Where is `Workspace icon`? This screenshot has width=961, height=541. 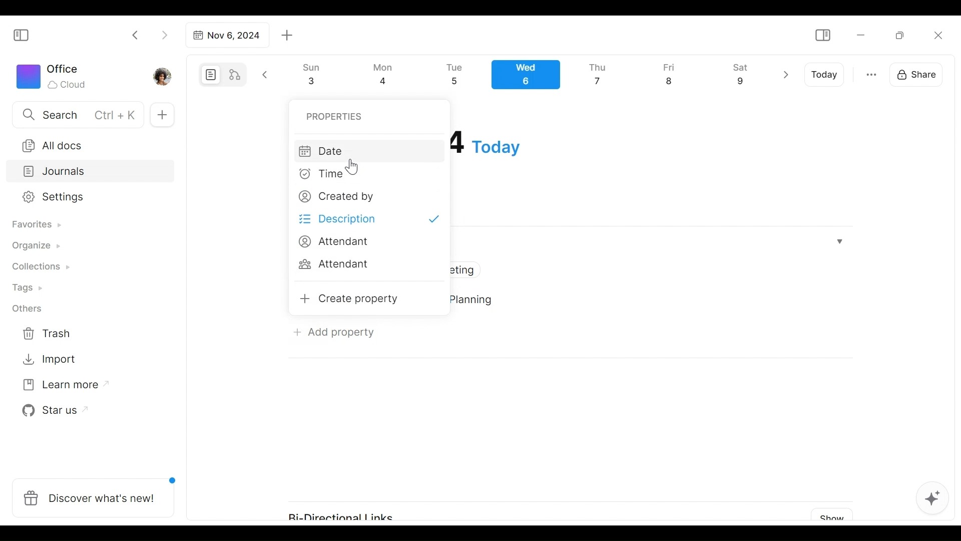
Workspace icon is located at coordinates (53, 75).